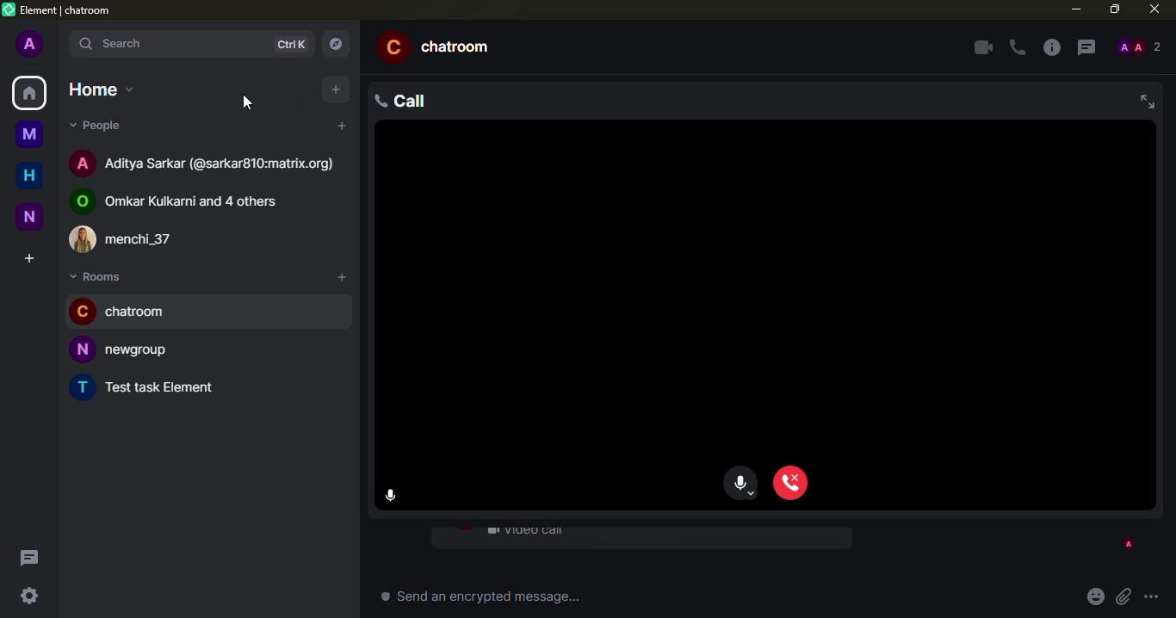 This screenshot has width=1176, height=618. I want to click on voice call, so click(1016, 48).